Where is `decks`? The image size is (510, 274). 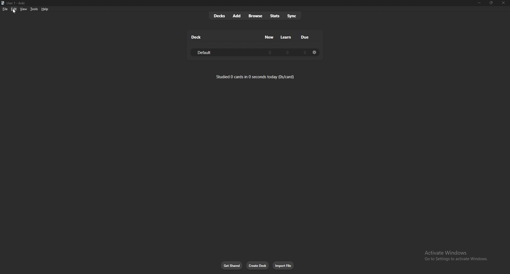 decks is located at coordinates (220, 15).